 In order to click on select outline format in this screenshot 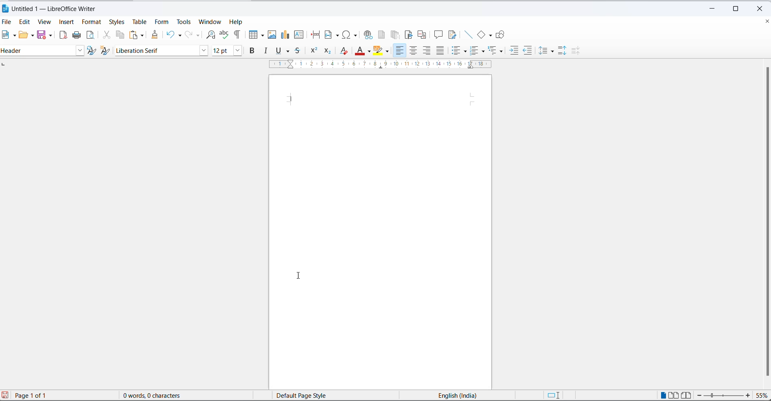, I will do `click(497, 51)`.